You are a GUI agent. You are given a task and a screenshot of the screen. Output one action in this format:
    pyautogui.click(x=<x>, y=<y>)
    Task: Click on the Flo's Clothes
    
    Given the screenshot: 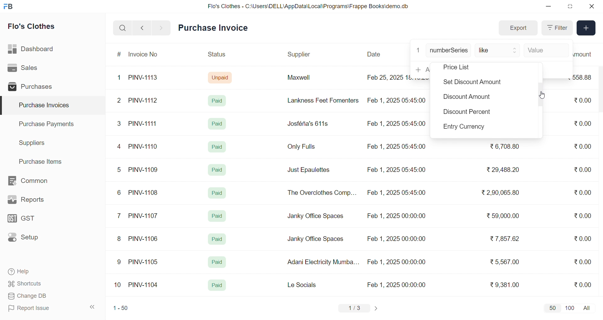 What is the action you would take?
    pyautogui.click(x=36, y=27)
    